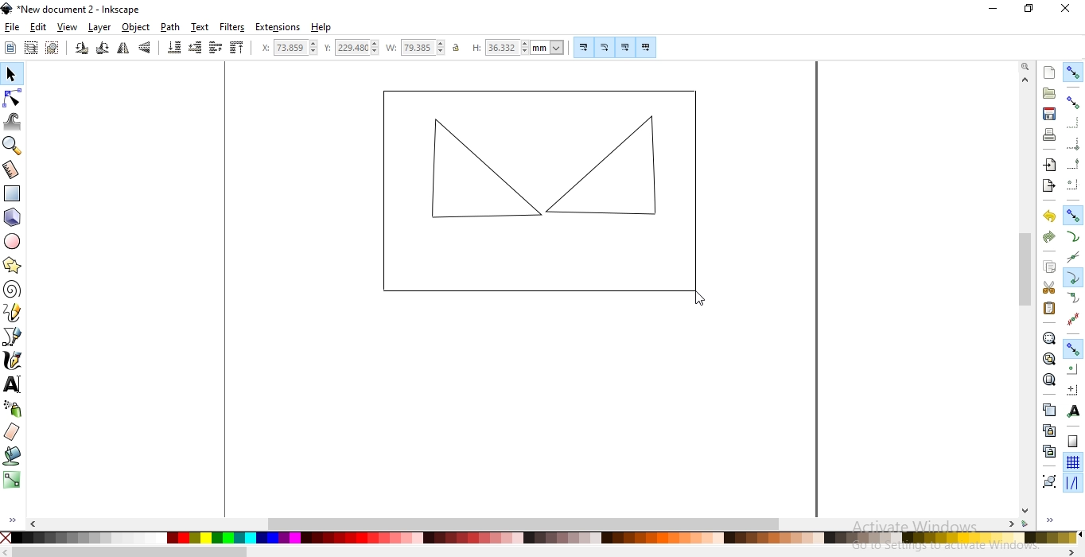  What do you see at coordinates (1073, 162) in the screenshot?
I see `snapping midpoints of bounding box edges` at bounding box center [1073, 162].